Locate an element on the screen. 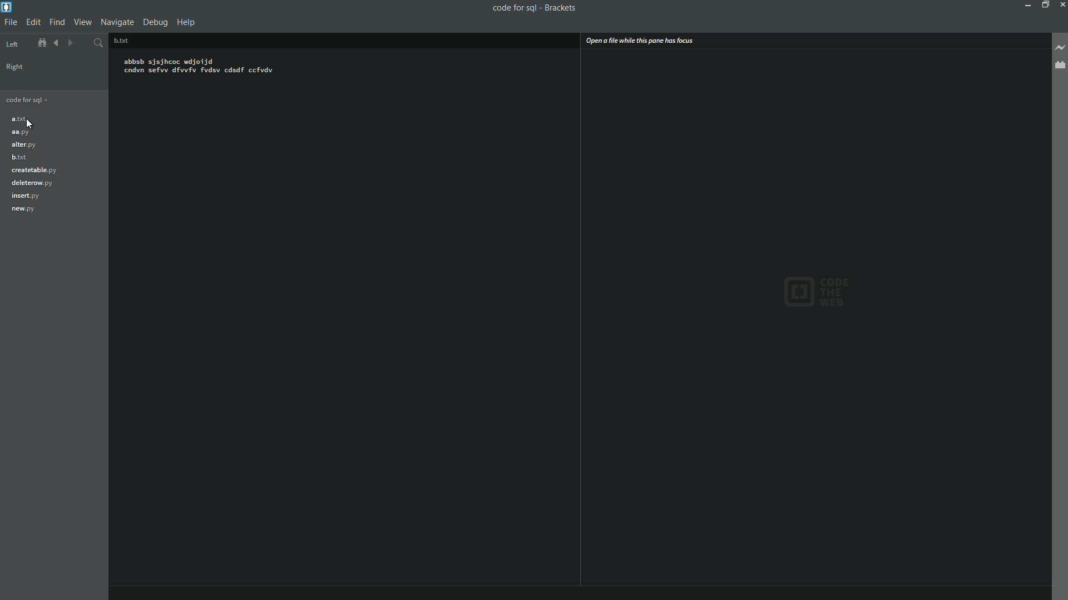  Close app is located at coordinates (1061, 4).